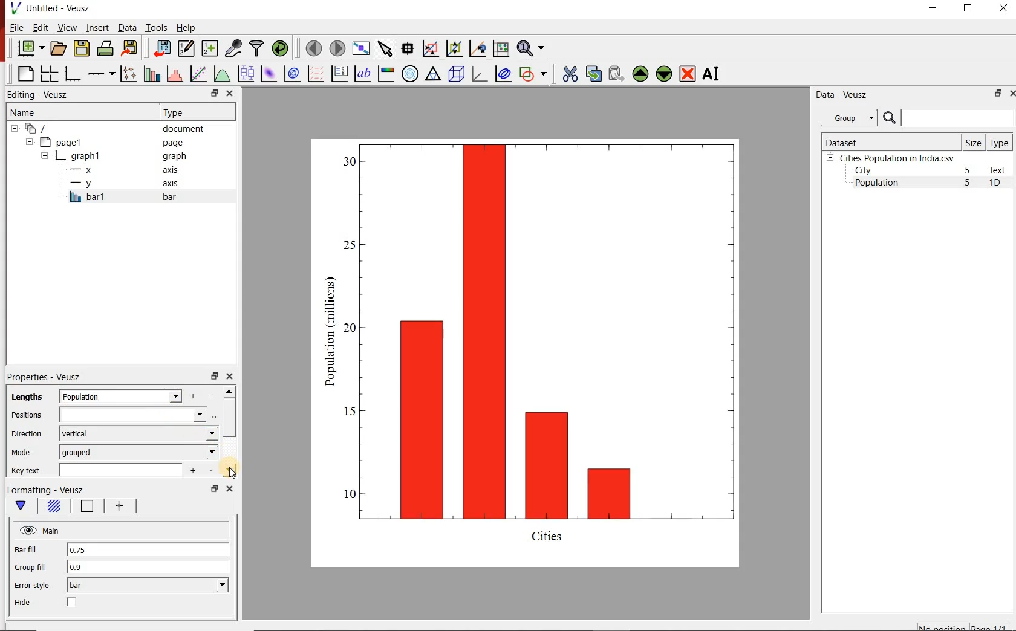 The width and height of the screenshot is (1016, 631). What do you see at coordinates (452, 50) in the screenshot?
I see `click to zoom out of graph axes` at bounding box center [452, 50].